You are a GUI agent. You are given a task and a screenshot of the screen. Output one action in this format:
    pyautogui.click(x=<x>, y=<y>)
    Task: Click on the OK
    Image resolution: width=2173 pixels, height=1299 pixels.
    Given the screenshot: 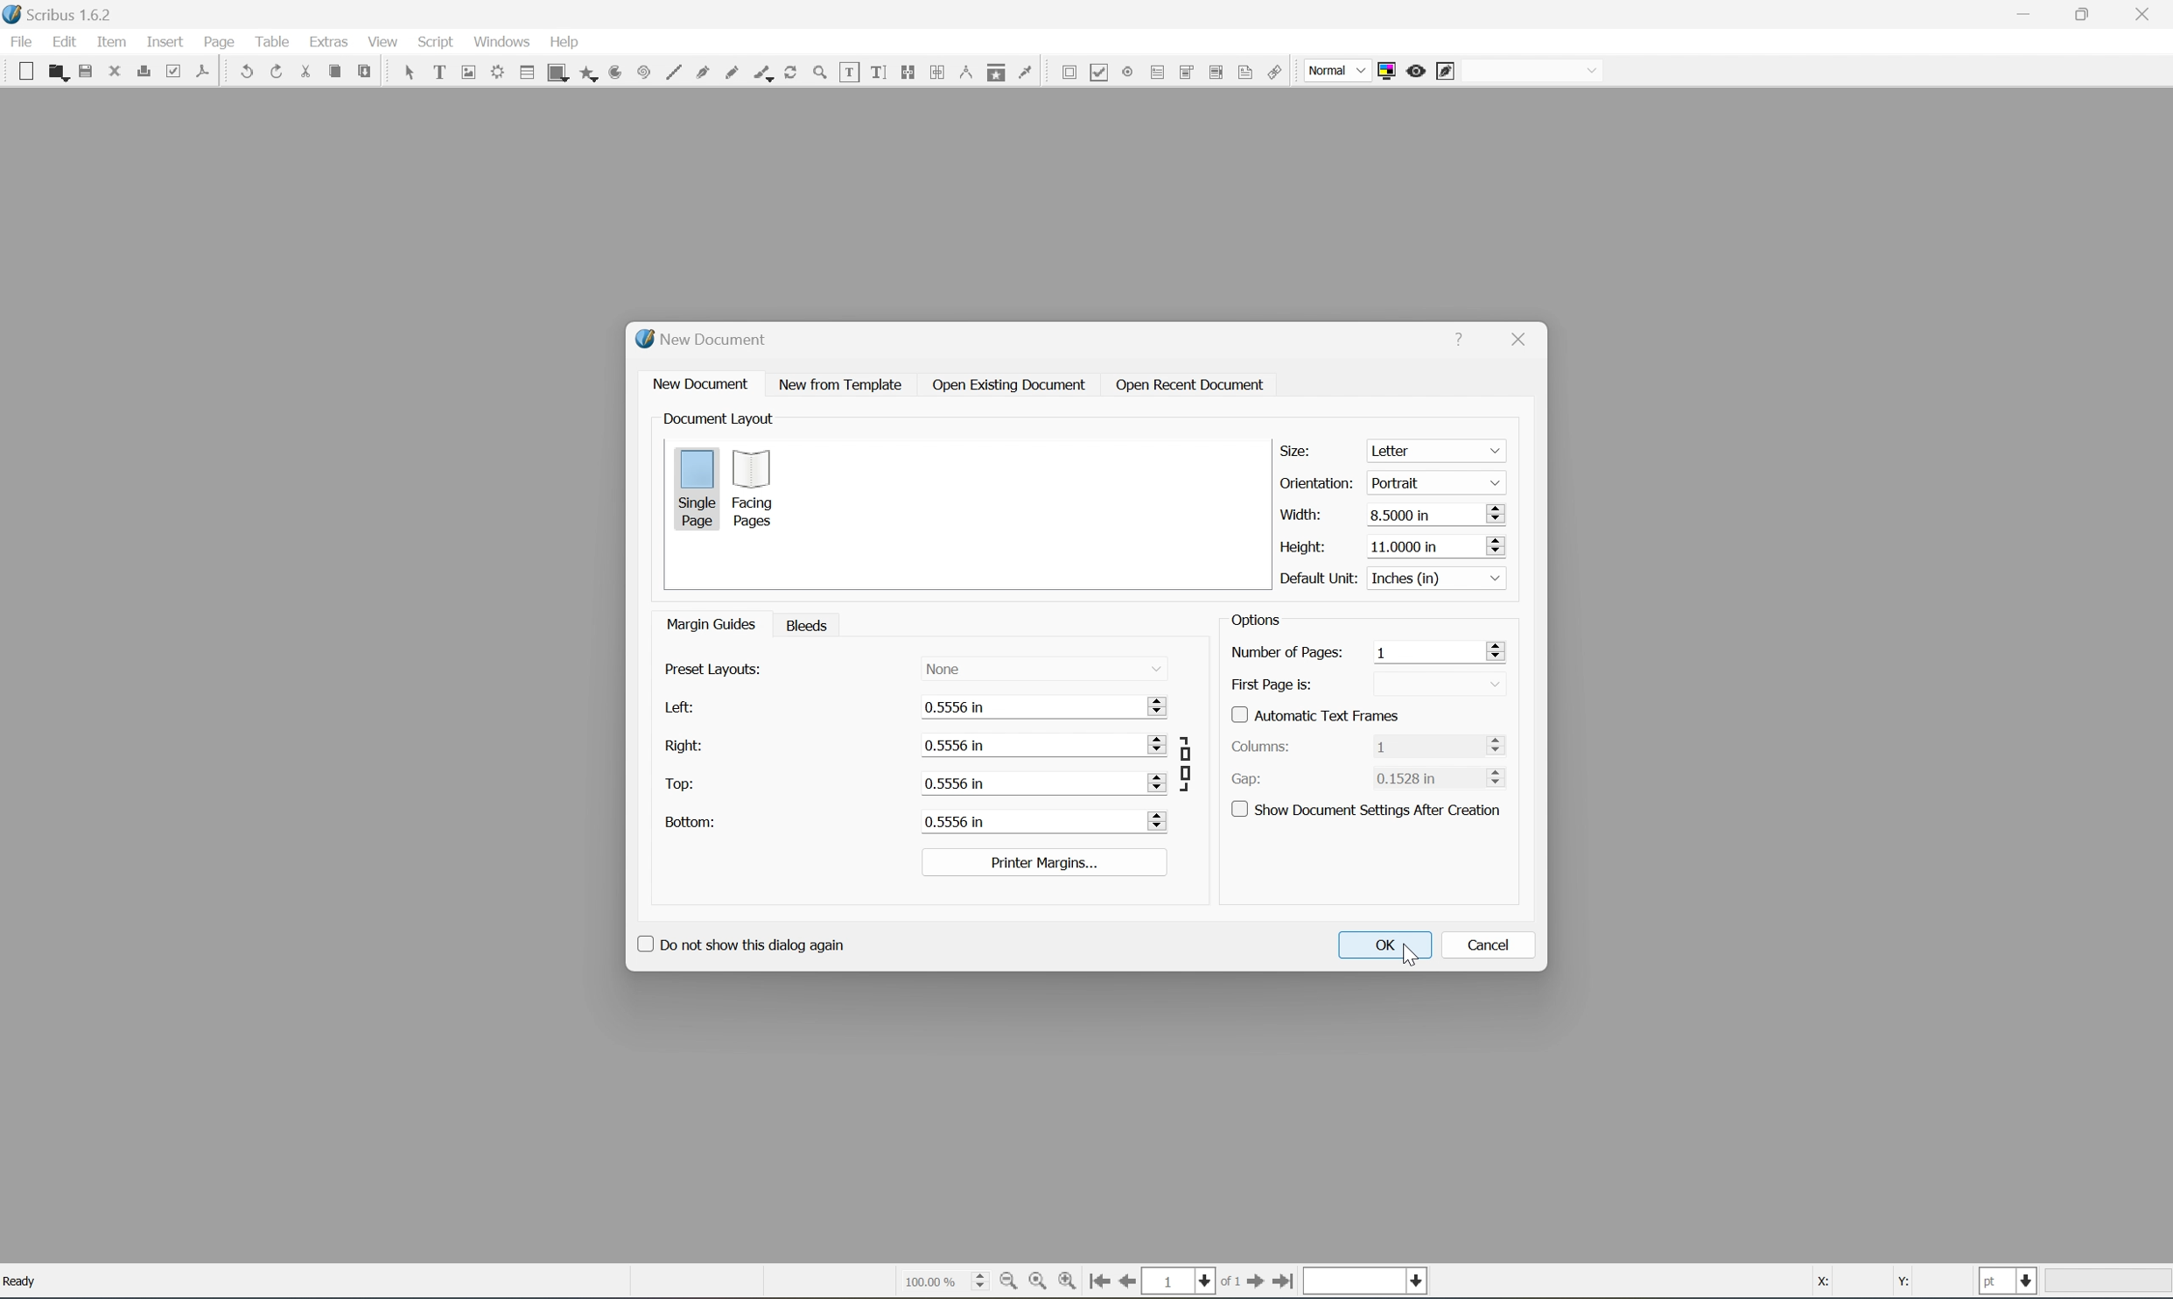 What is the action you would take?
    pyautogui.click(x=1390, y=944)
    